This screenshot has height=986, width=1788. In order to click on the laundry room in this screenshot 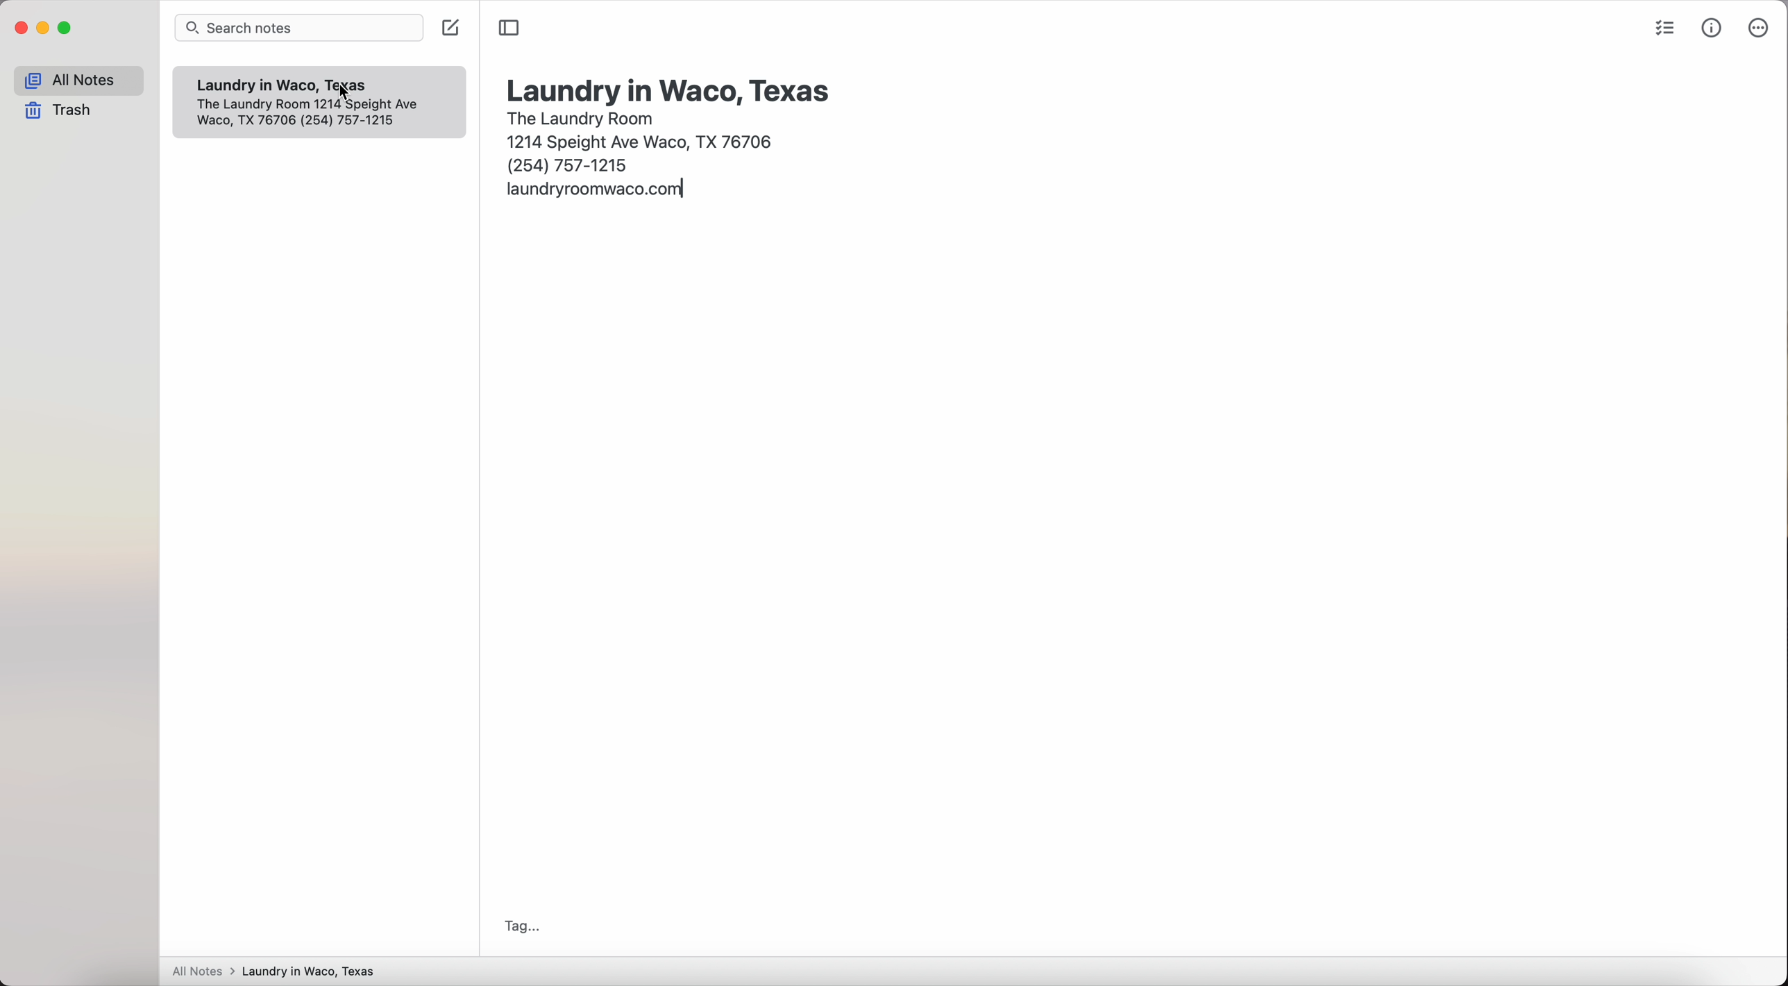, I will do `click(582, 117)`.